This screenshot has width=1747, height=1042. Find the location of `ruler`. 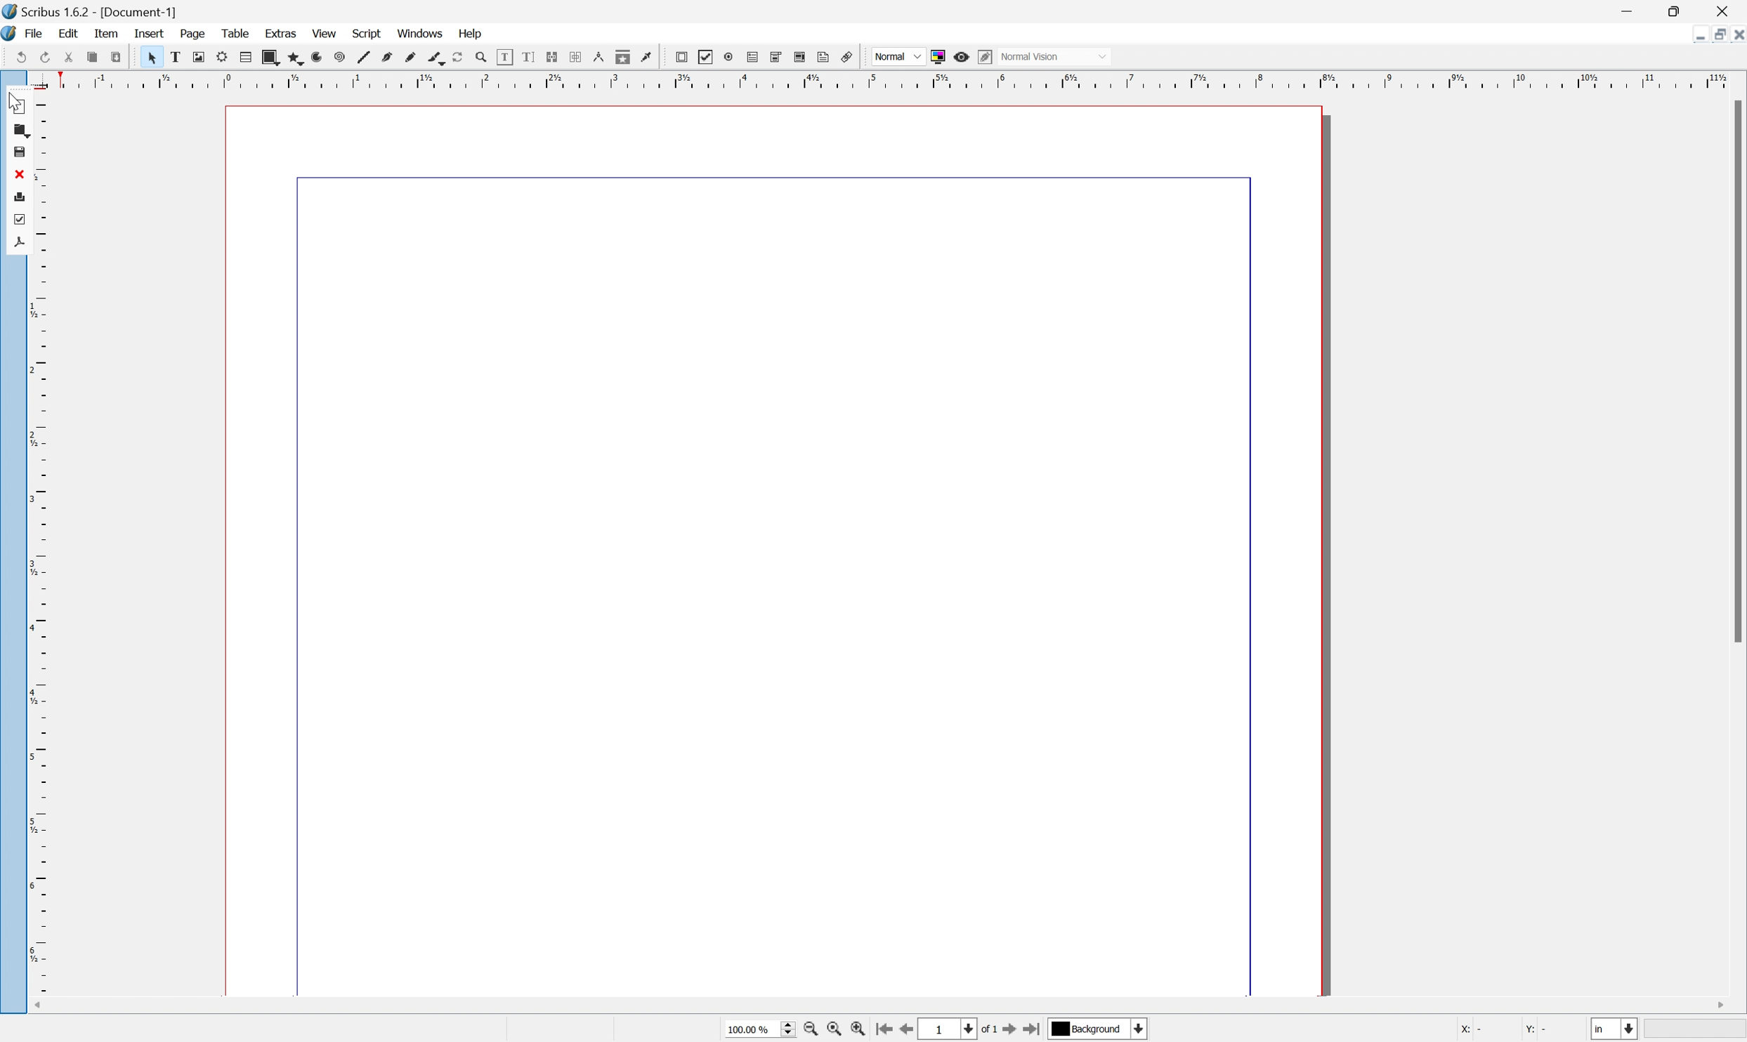

ruler is located at coordinates (875, 79).